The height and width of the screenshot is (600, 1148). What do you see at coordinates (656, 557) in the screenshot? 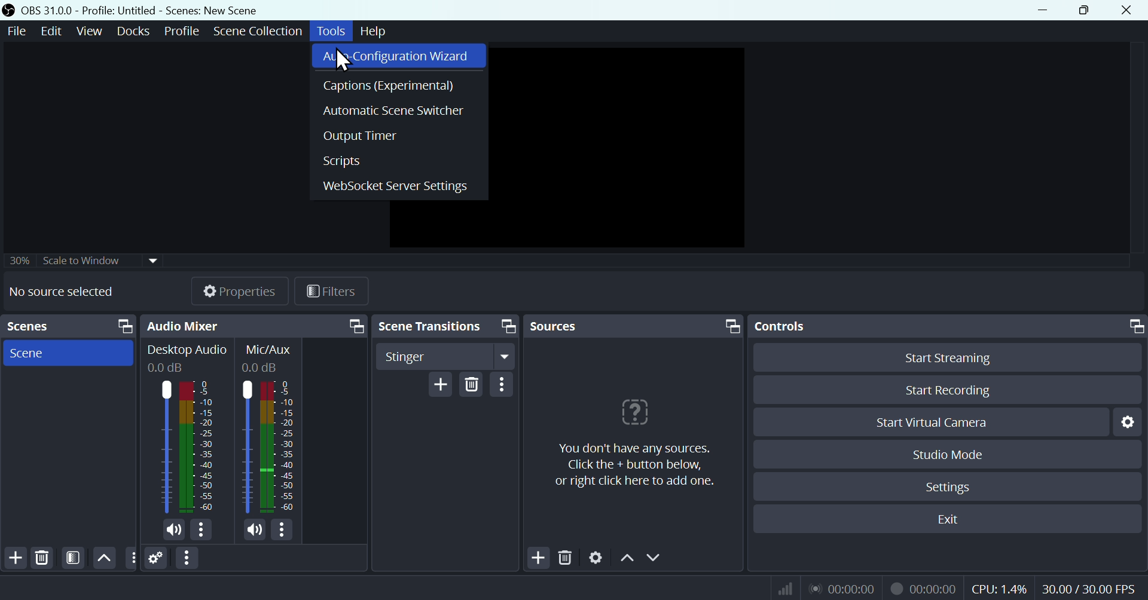
I see `Down` at bounding box center [656, 557].